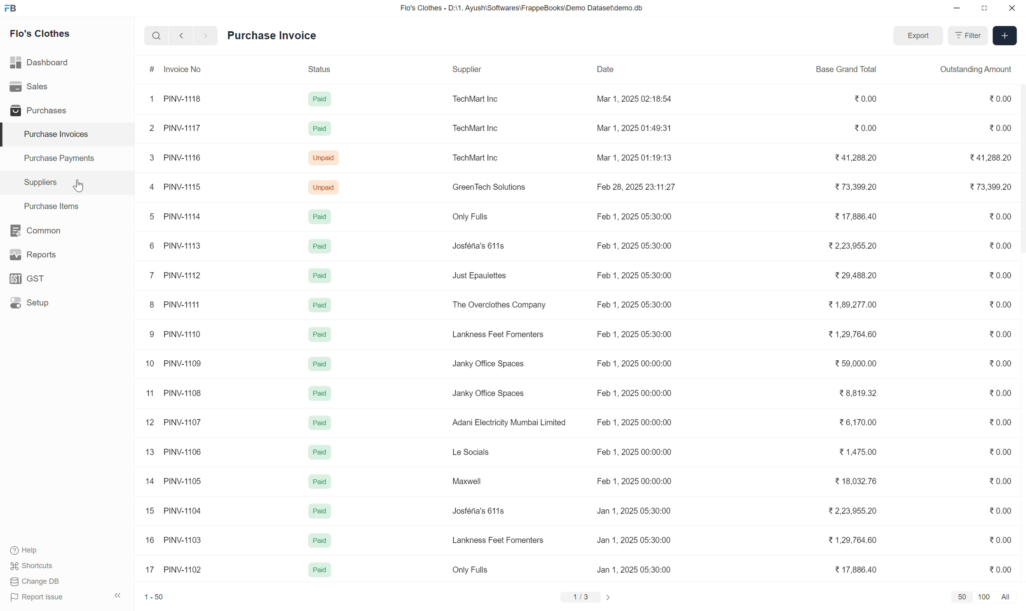 This screenshot has width=1026, height=611. Describe the element at coordinates (316, 422) in the screenshot. I see `Paid` at that location.